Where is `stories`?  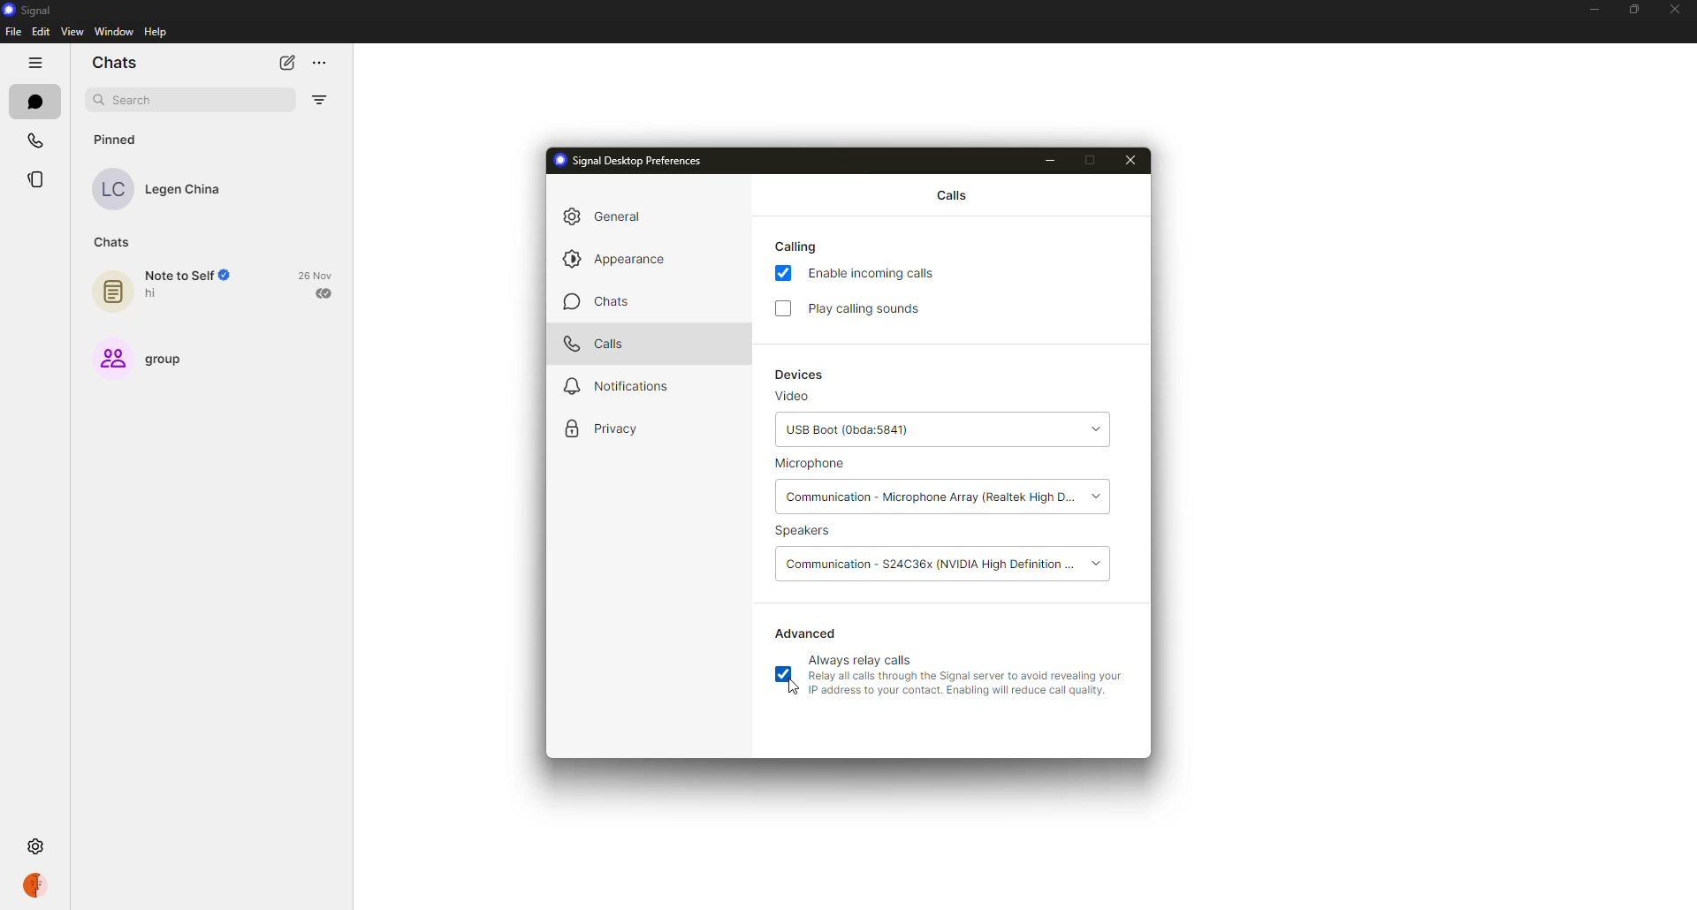
stories is located at coordinates (35, 179).